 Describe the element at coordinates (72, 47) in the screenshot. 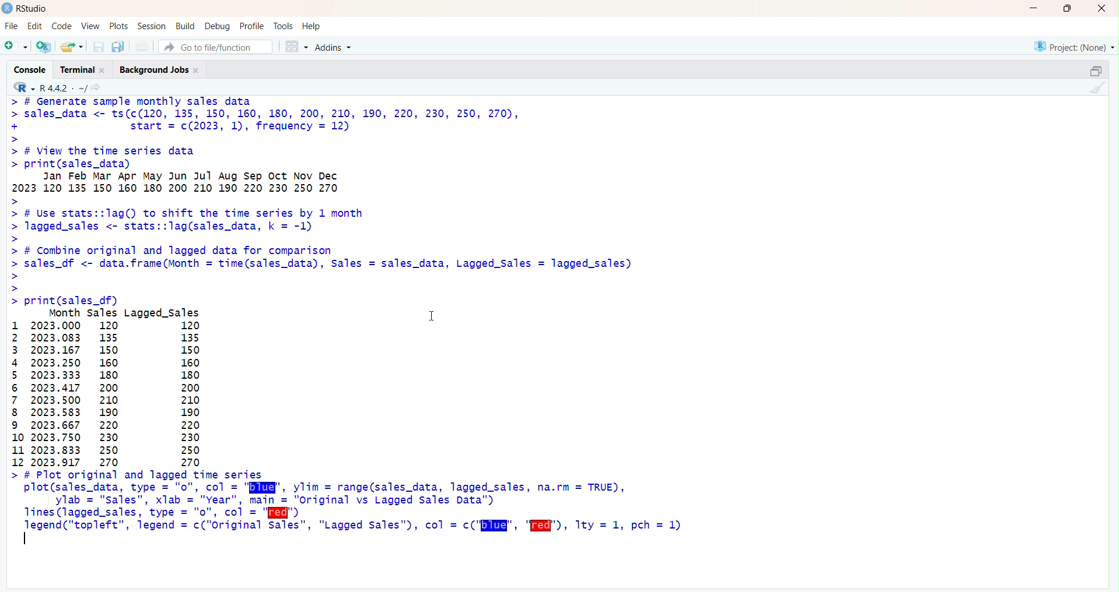

I see `open an existing file` at that location.